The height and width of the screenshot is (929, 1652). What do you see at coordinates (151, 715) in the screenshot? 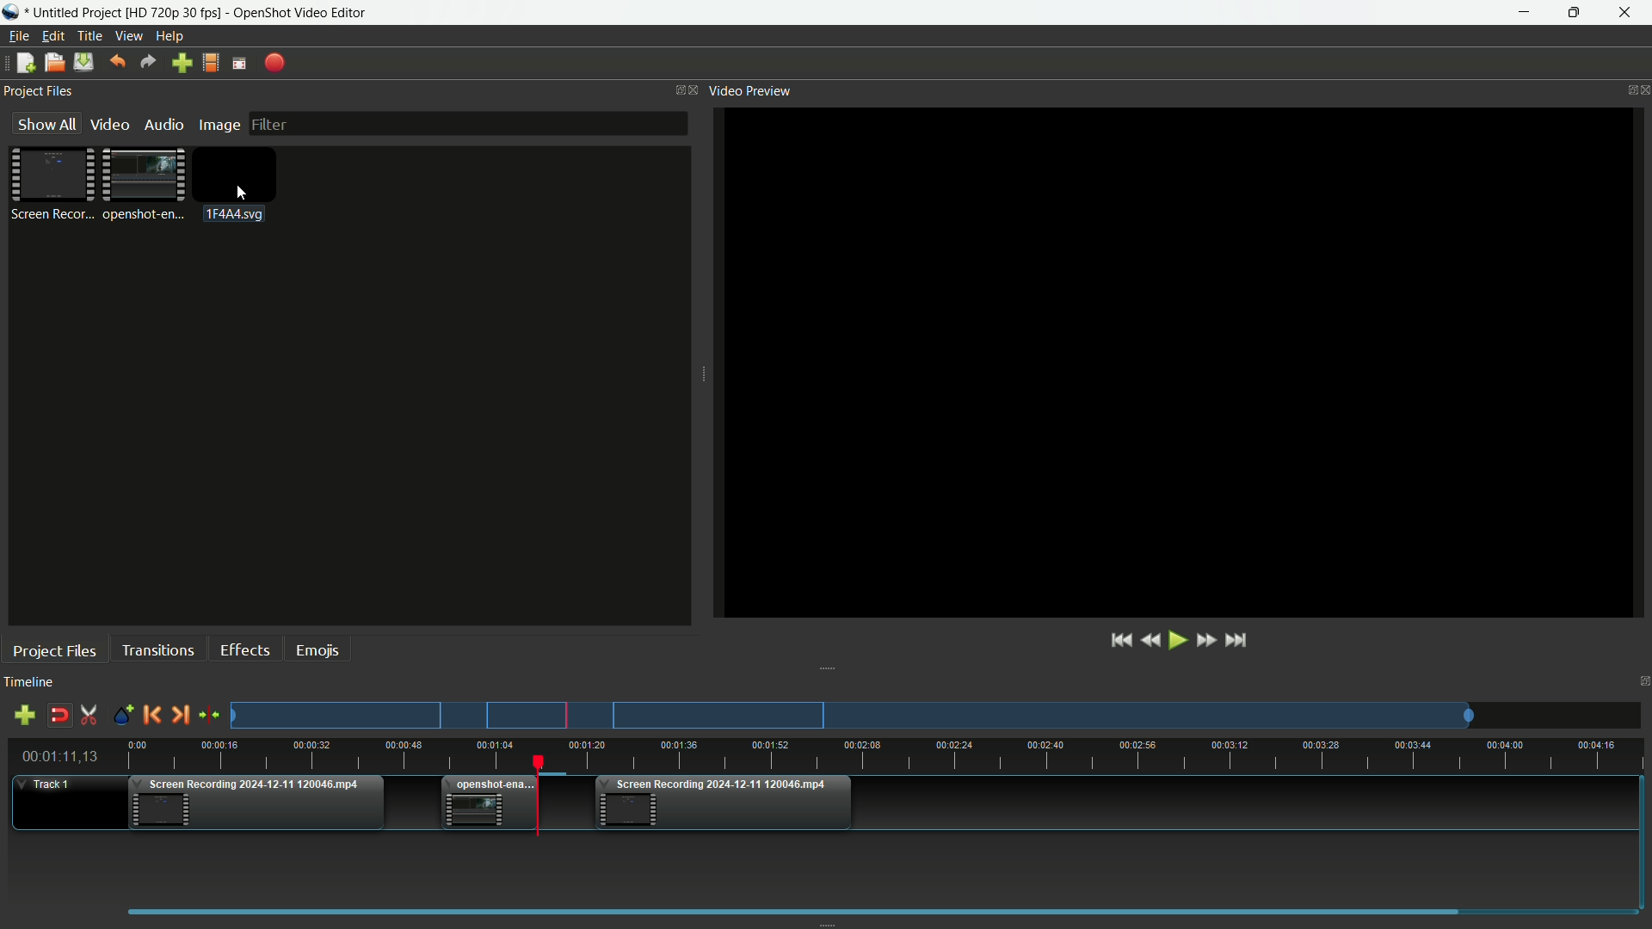
I see `Previous marker` at bounding box center [151, 715].